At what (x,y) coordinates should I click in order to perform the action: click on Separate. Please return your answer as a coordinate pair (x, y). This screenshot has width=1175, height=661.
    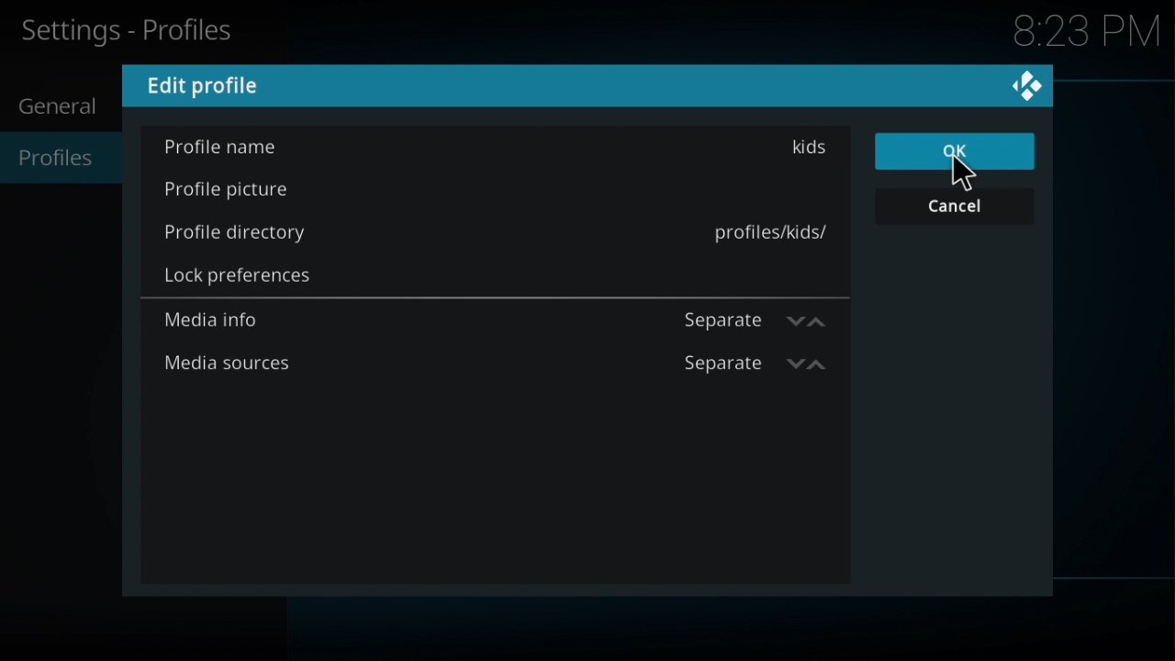
    Looking at the image, I should click on (751, 366).